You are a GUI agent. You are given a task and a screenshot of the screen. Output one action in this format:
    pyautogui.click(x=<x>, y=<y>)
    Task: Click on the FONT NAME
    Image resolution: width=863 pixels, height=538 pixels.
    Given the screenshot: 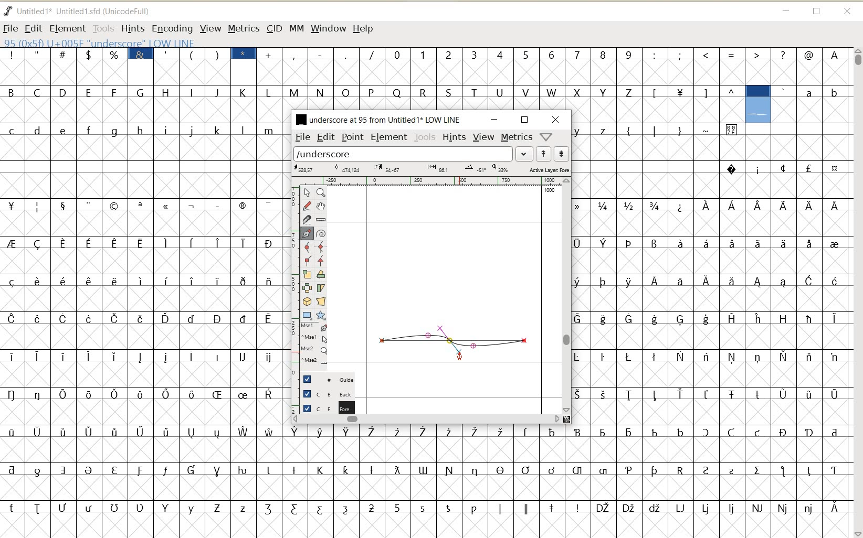 What is the action you would take?
    pyautogui.click(x=377, y=119)
    